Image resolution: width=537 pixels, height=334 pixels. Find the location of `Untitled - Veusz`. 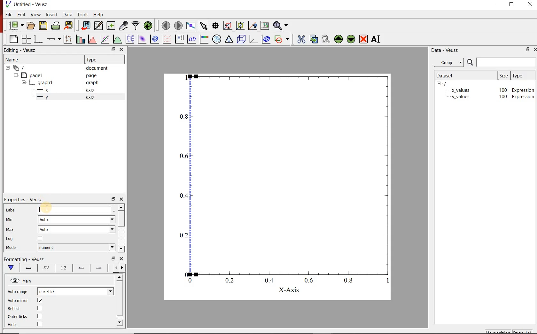

Untitled - Veusz is located at coordinates (31, 4).